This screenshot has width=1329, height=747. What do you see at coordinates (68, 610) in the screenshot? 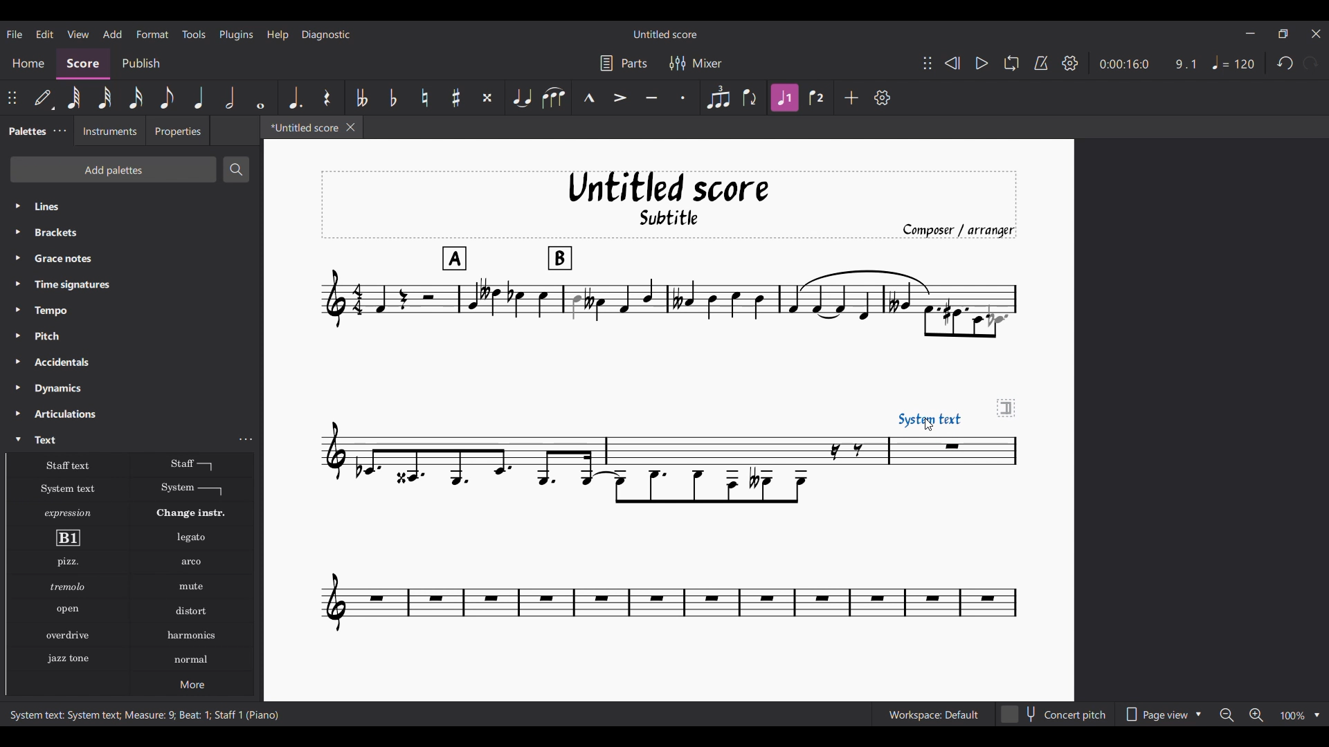
I see `Open` at bounding box center [68, 610].